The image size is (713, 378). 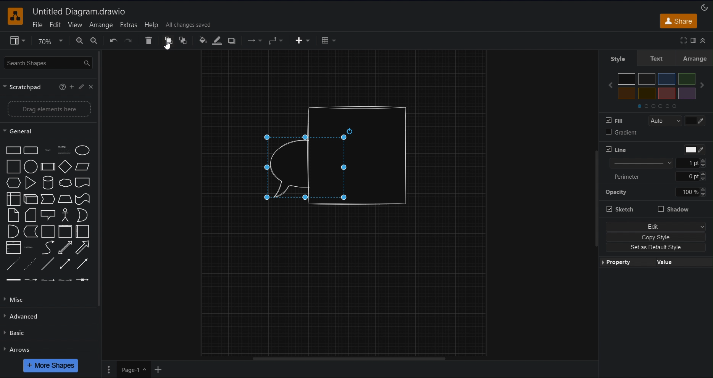 What do you see at coordinates (48, 167) in the screenshot?
I see `Process` at bounding box center [48, 167].